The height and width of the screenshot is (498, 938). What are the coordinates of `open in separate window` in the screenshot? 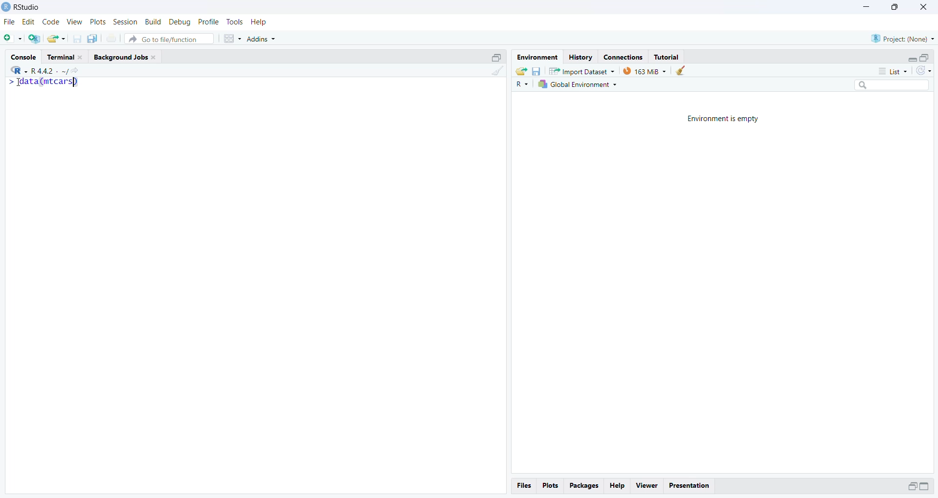 It's located at (923, 58).